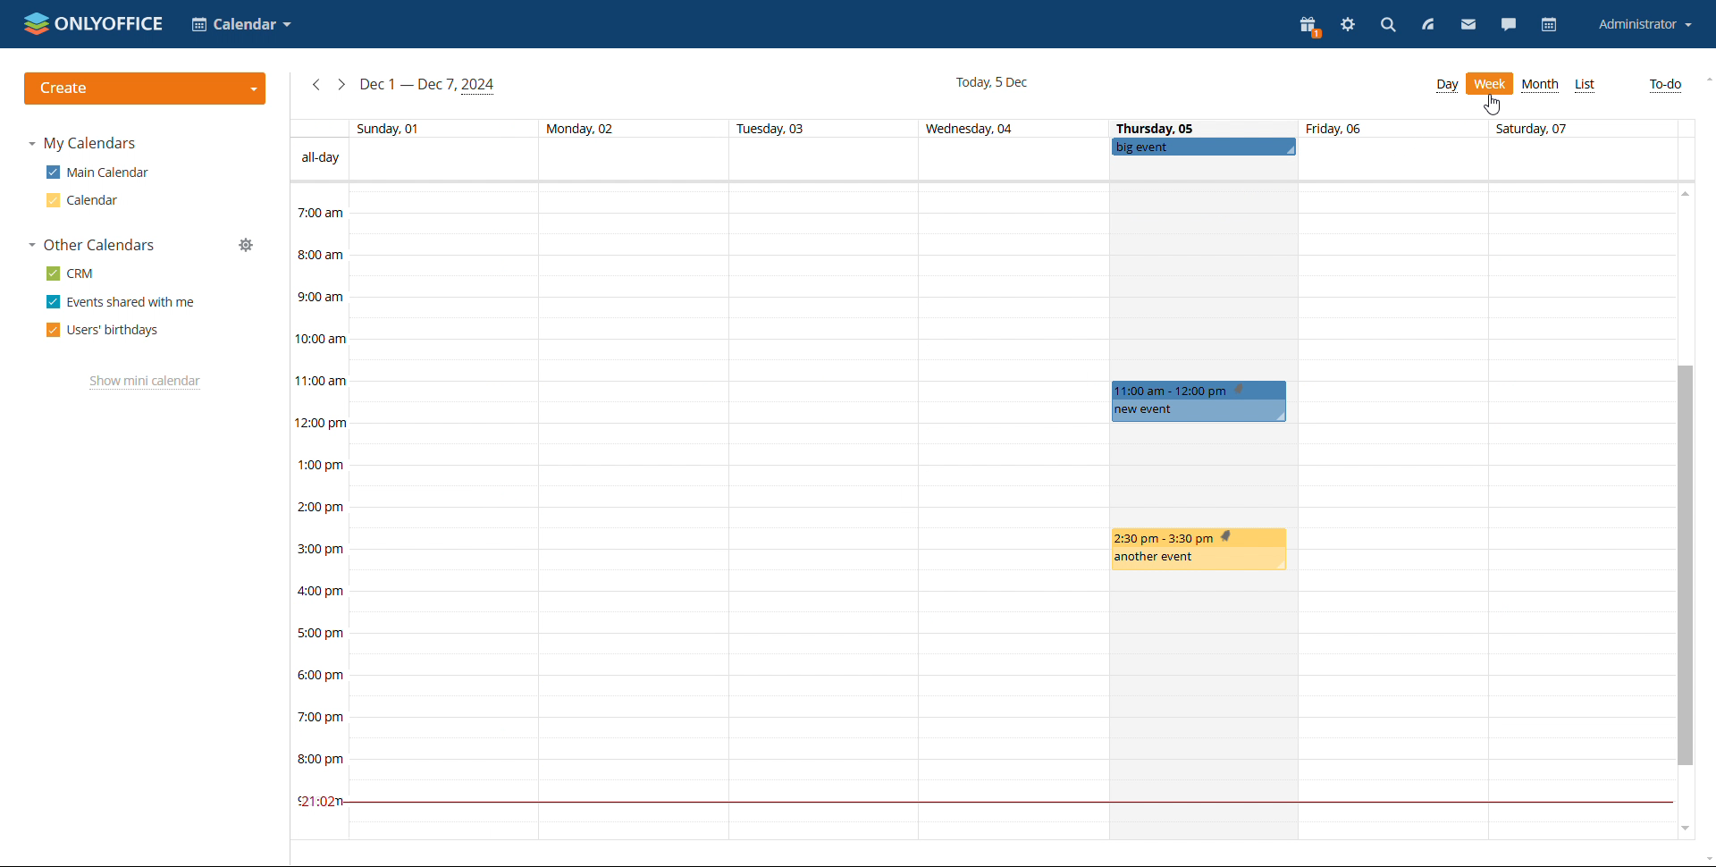 This screenshot has width=1716, height=867. Describe the element at coordinates (1666, 86) in the screenshot. I see `to-do` at that location.